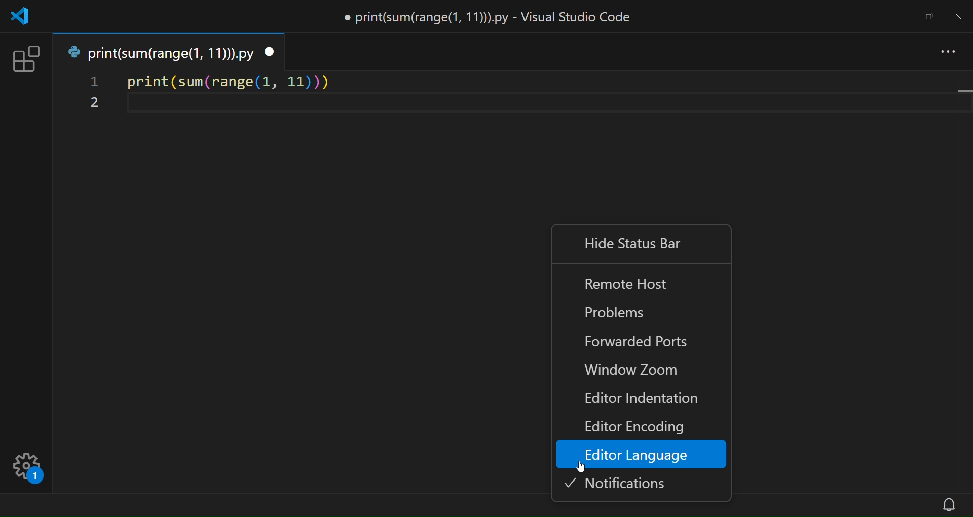 The width and height of the screenshot is (973, 517). I want to click on editor information, so click(637, 400).